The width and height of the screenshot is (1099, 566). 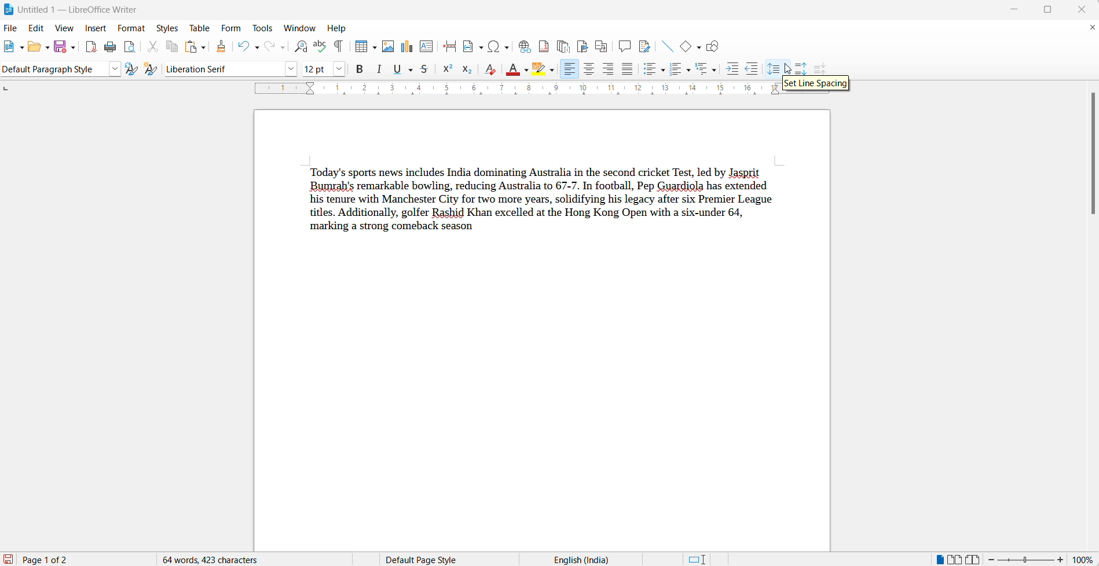 What do you see at coordinates (268, 47) in the screenshot?
I see `redo` at bounding box center [268, 47].